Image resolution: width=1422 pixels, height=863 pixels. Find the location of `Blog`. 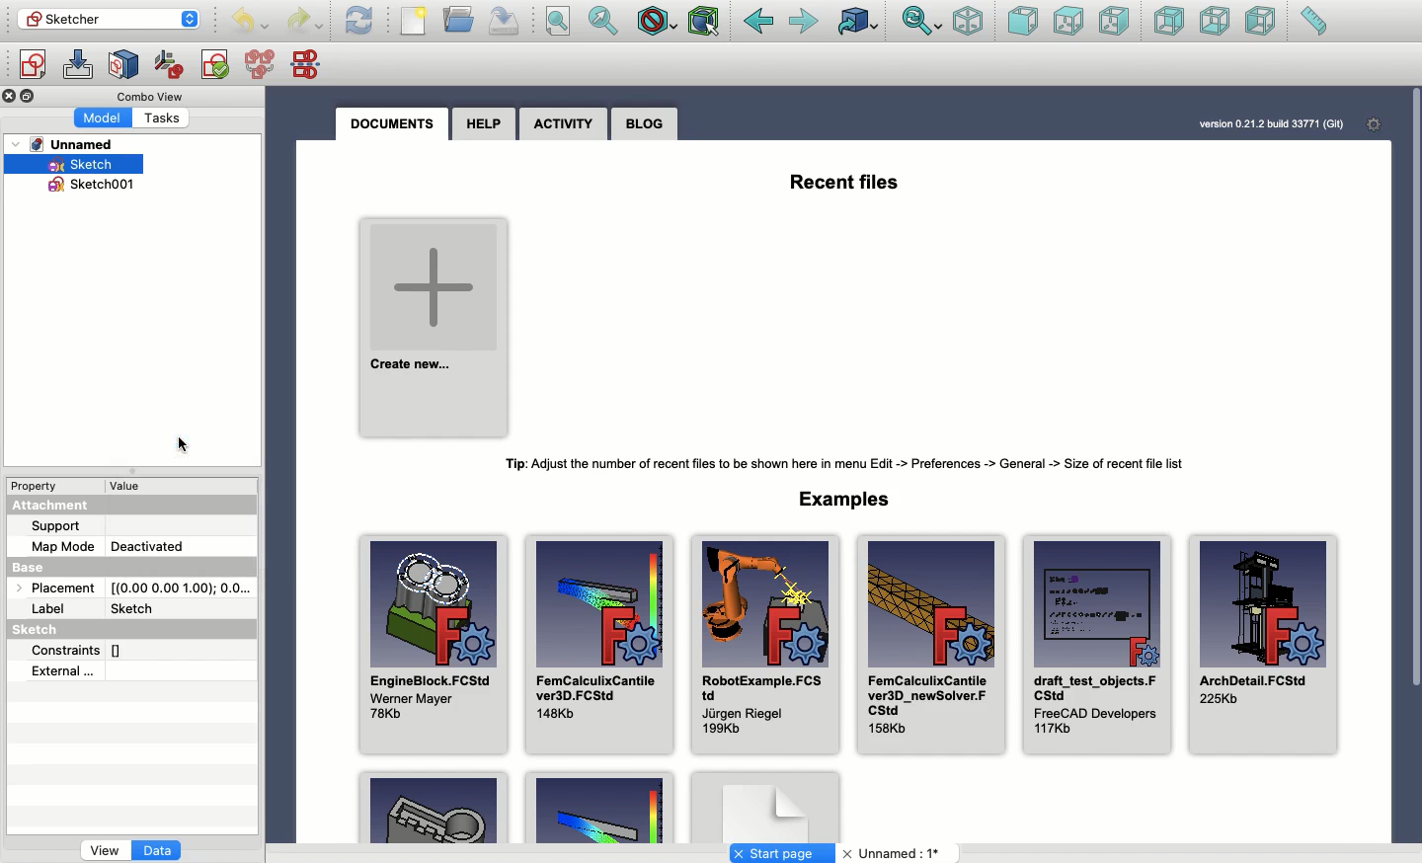

Blog is located at coordinates (646, 123).